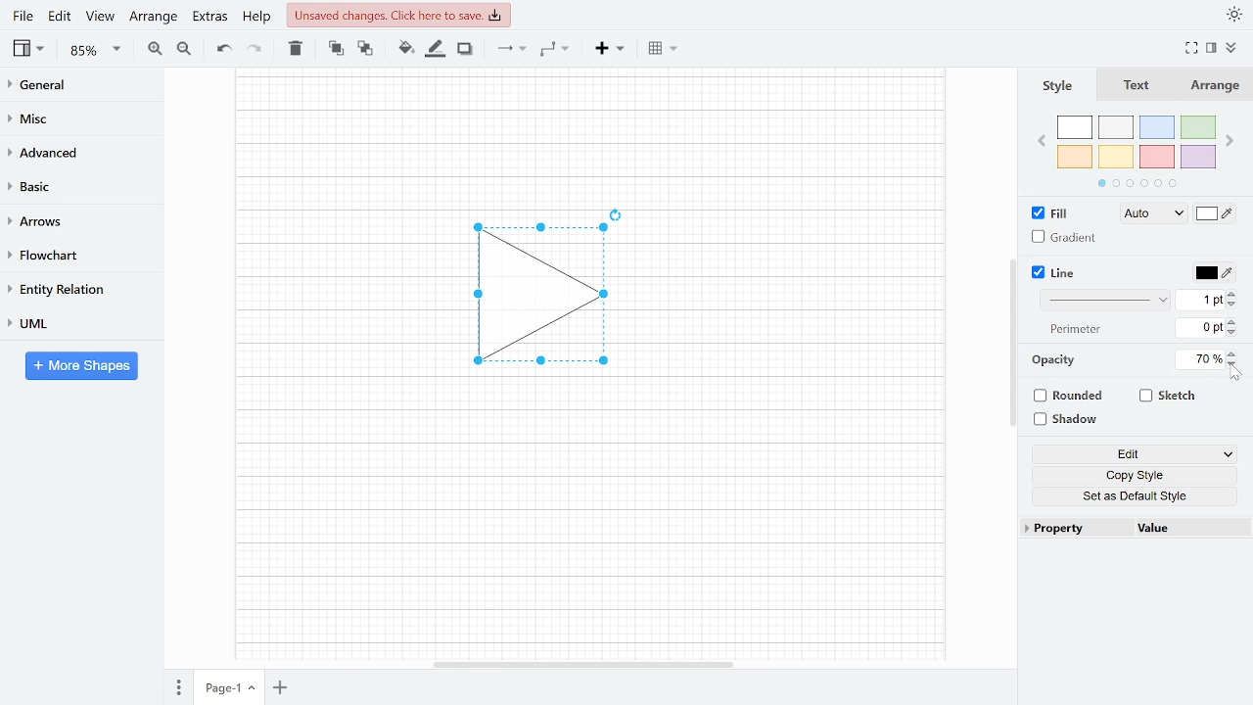  Describe the element at coordinates (336, 296) in the screenshot. I see `workspace` at that location.